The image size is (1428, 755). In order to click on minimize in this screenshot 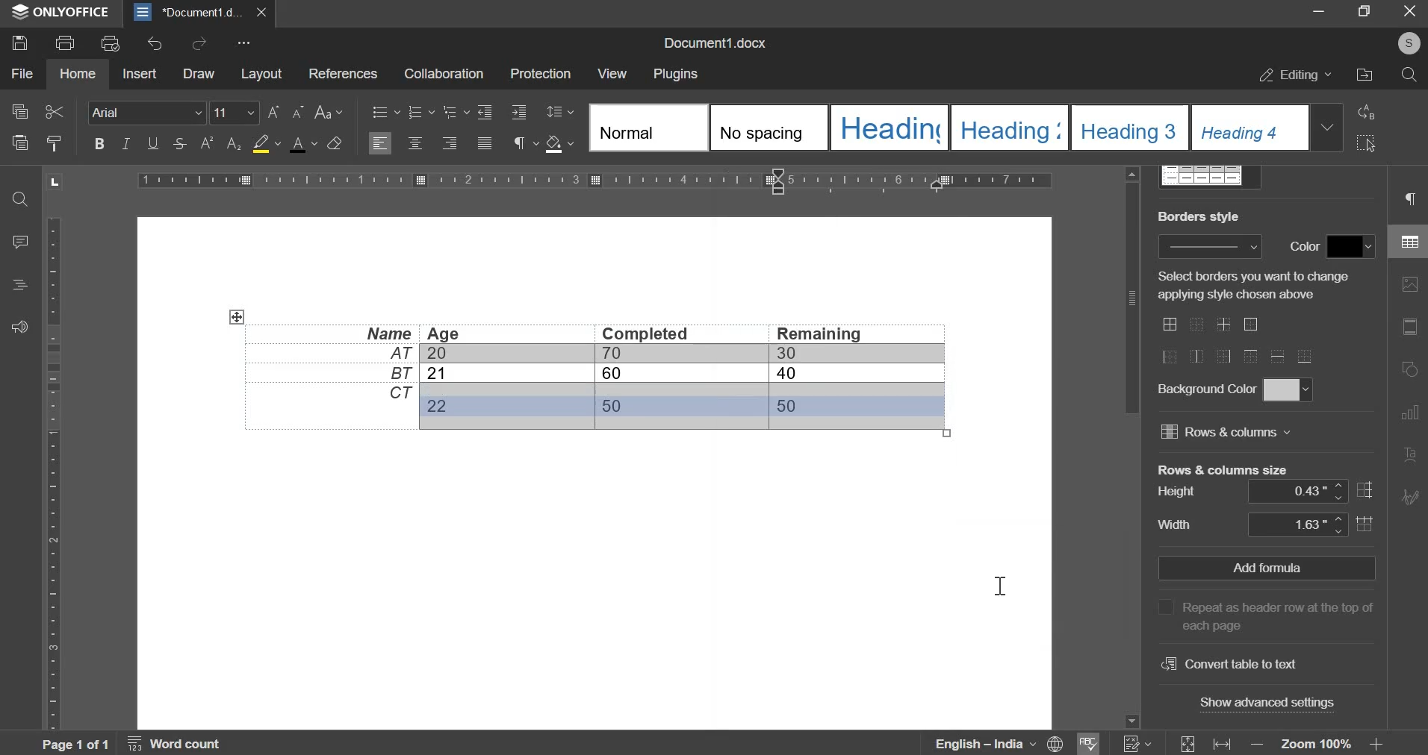, I will do `click(1321, 11)`.